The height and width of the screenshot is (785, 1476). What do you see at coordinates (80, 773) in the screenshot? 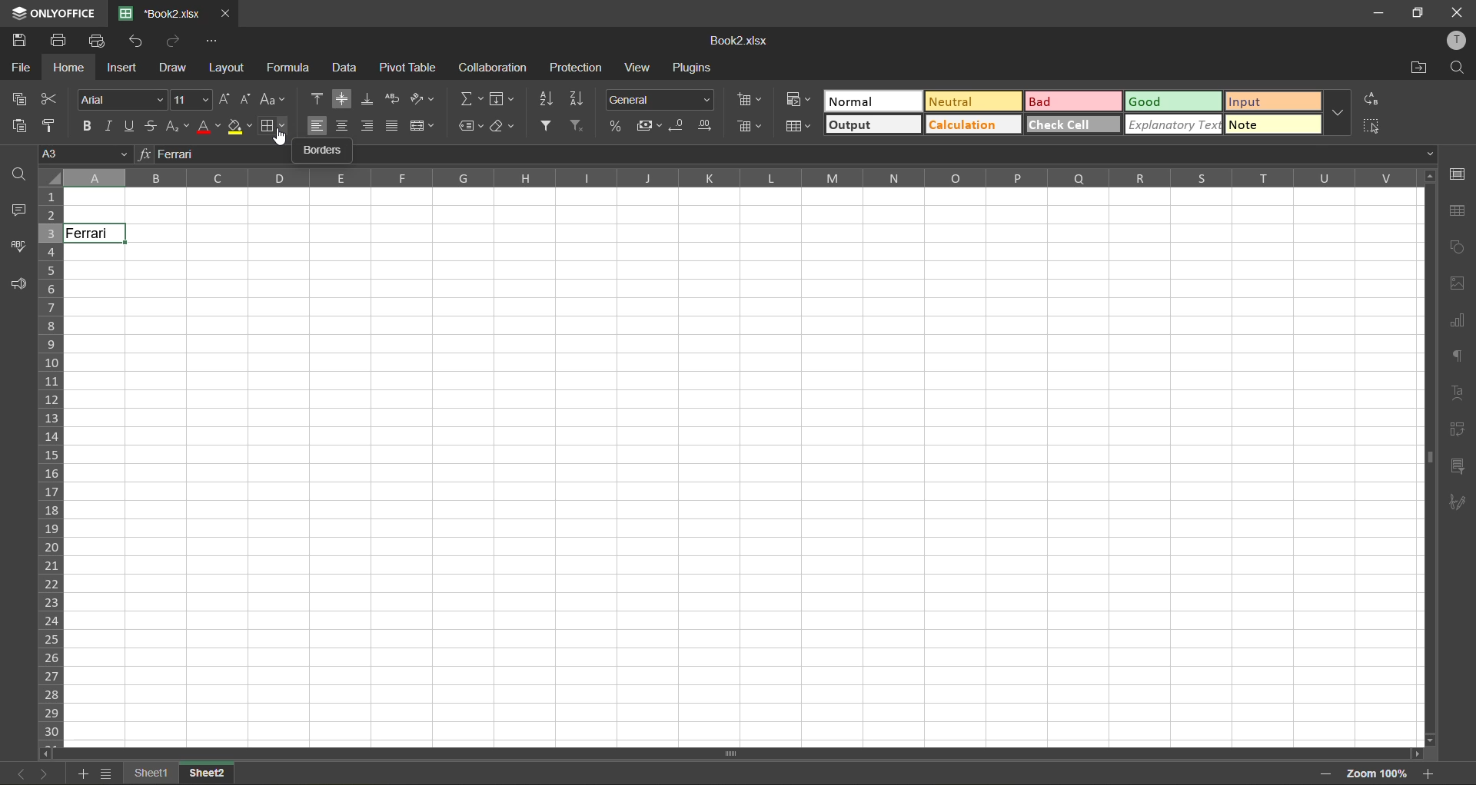
I see `add sheet` at bounding box center [80, 773].